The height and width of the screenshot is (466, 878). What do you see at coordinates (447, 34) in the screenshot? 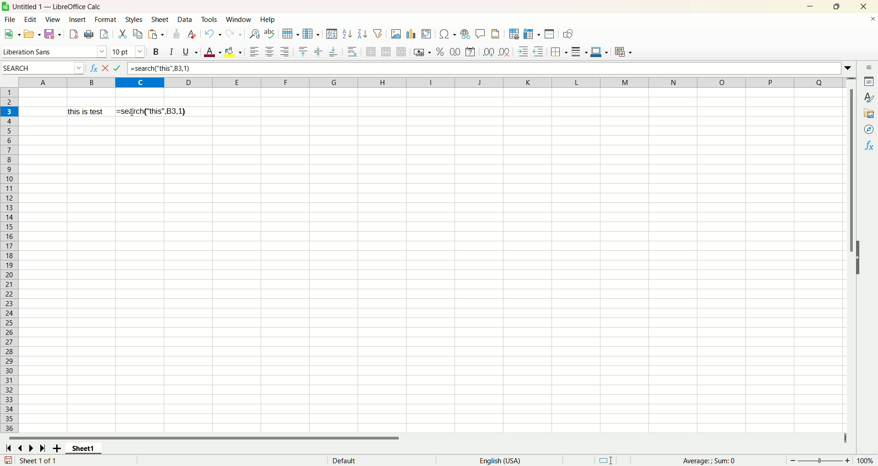
I see `insert symbol` at bounding box center [447, 34].